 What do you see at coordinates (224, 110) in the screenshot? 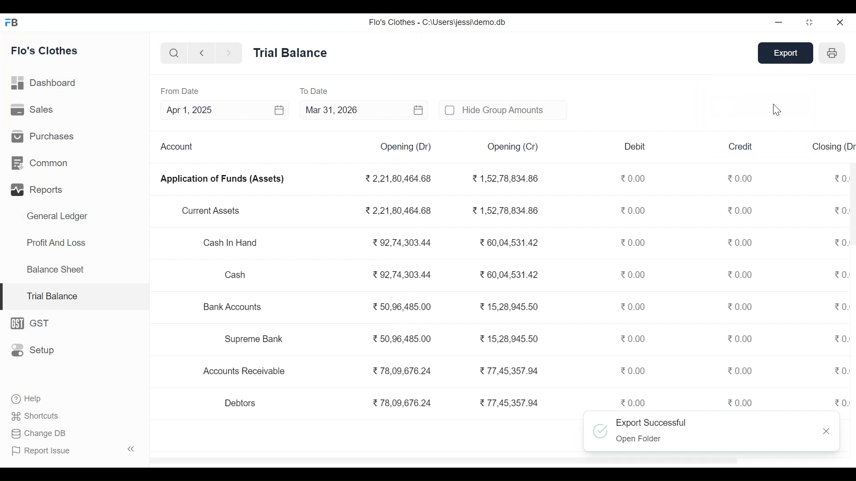
I see `Apr 1, 2025` at bounding box center [224, 110].